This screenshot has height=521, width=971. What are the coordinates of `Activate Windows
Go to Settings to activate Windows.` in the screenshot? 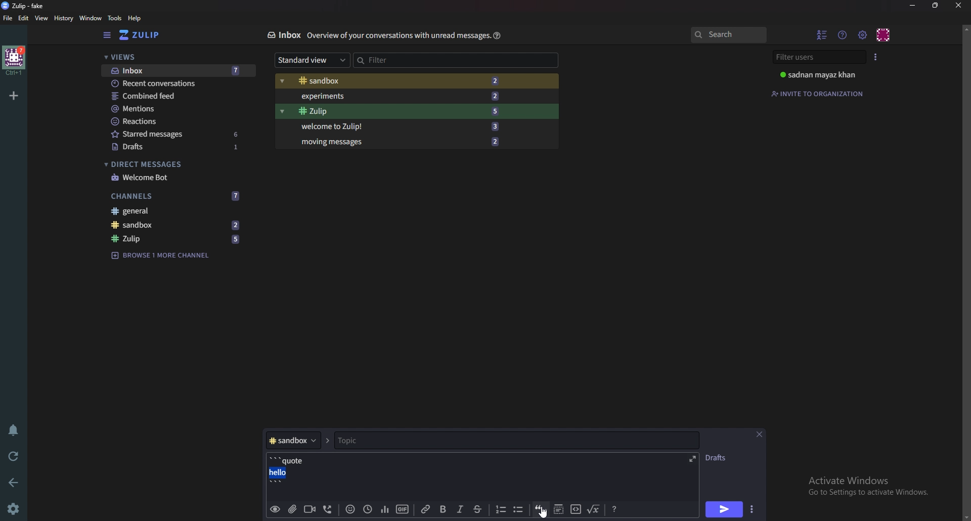 It's located at (870, 487).